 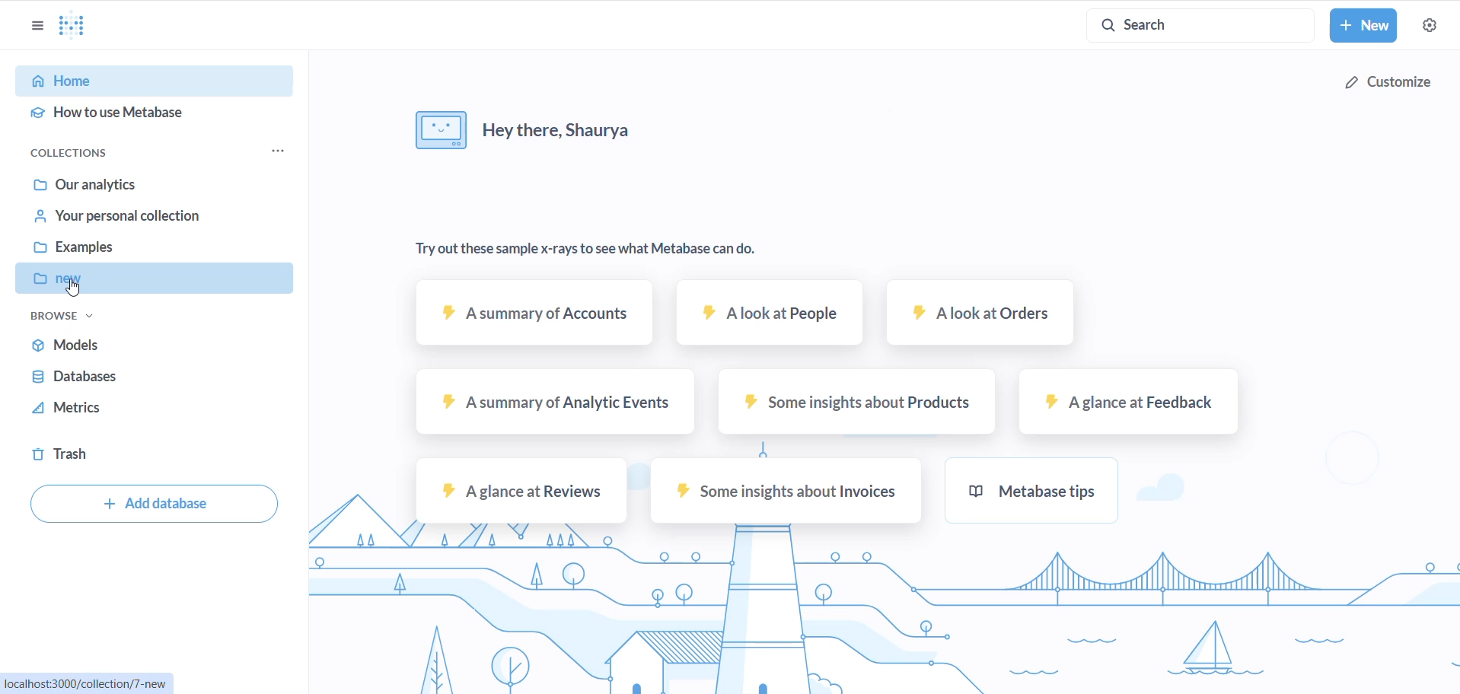 I want to click on some insights about products sample, so click(x=855, y=409).